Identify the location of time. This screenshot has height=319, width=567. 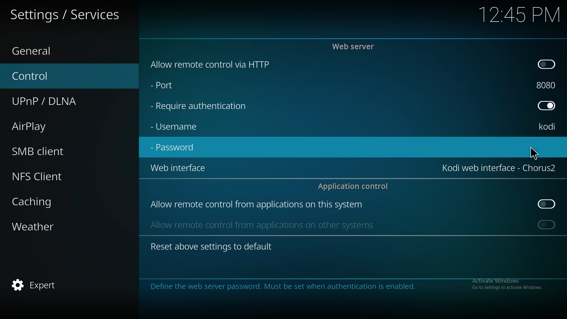
(518, 14).